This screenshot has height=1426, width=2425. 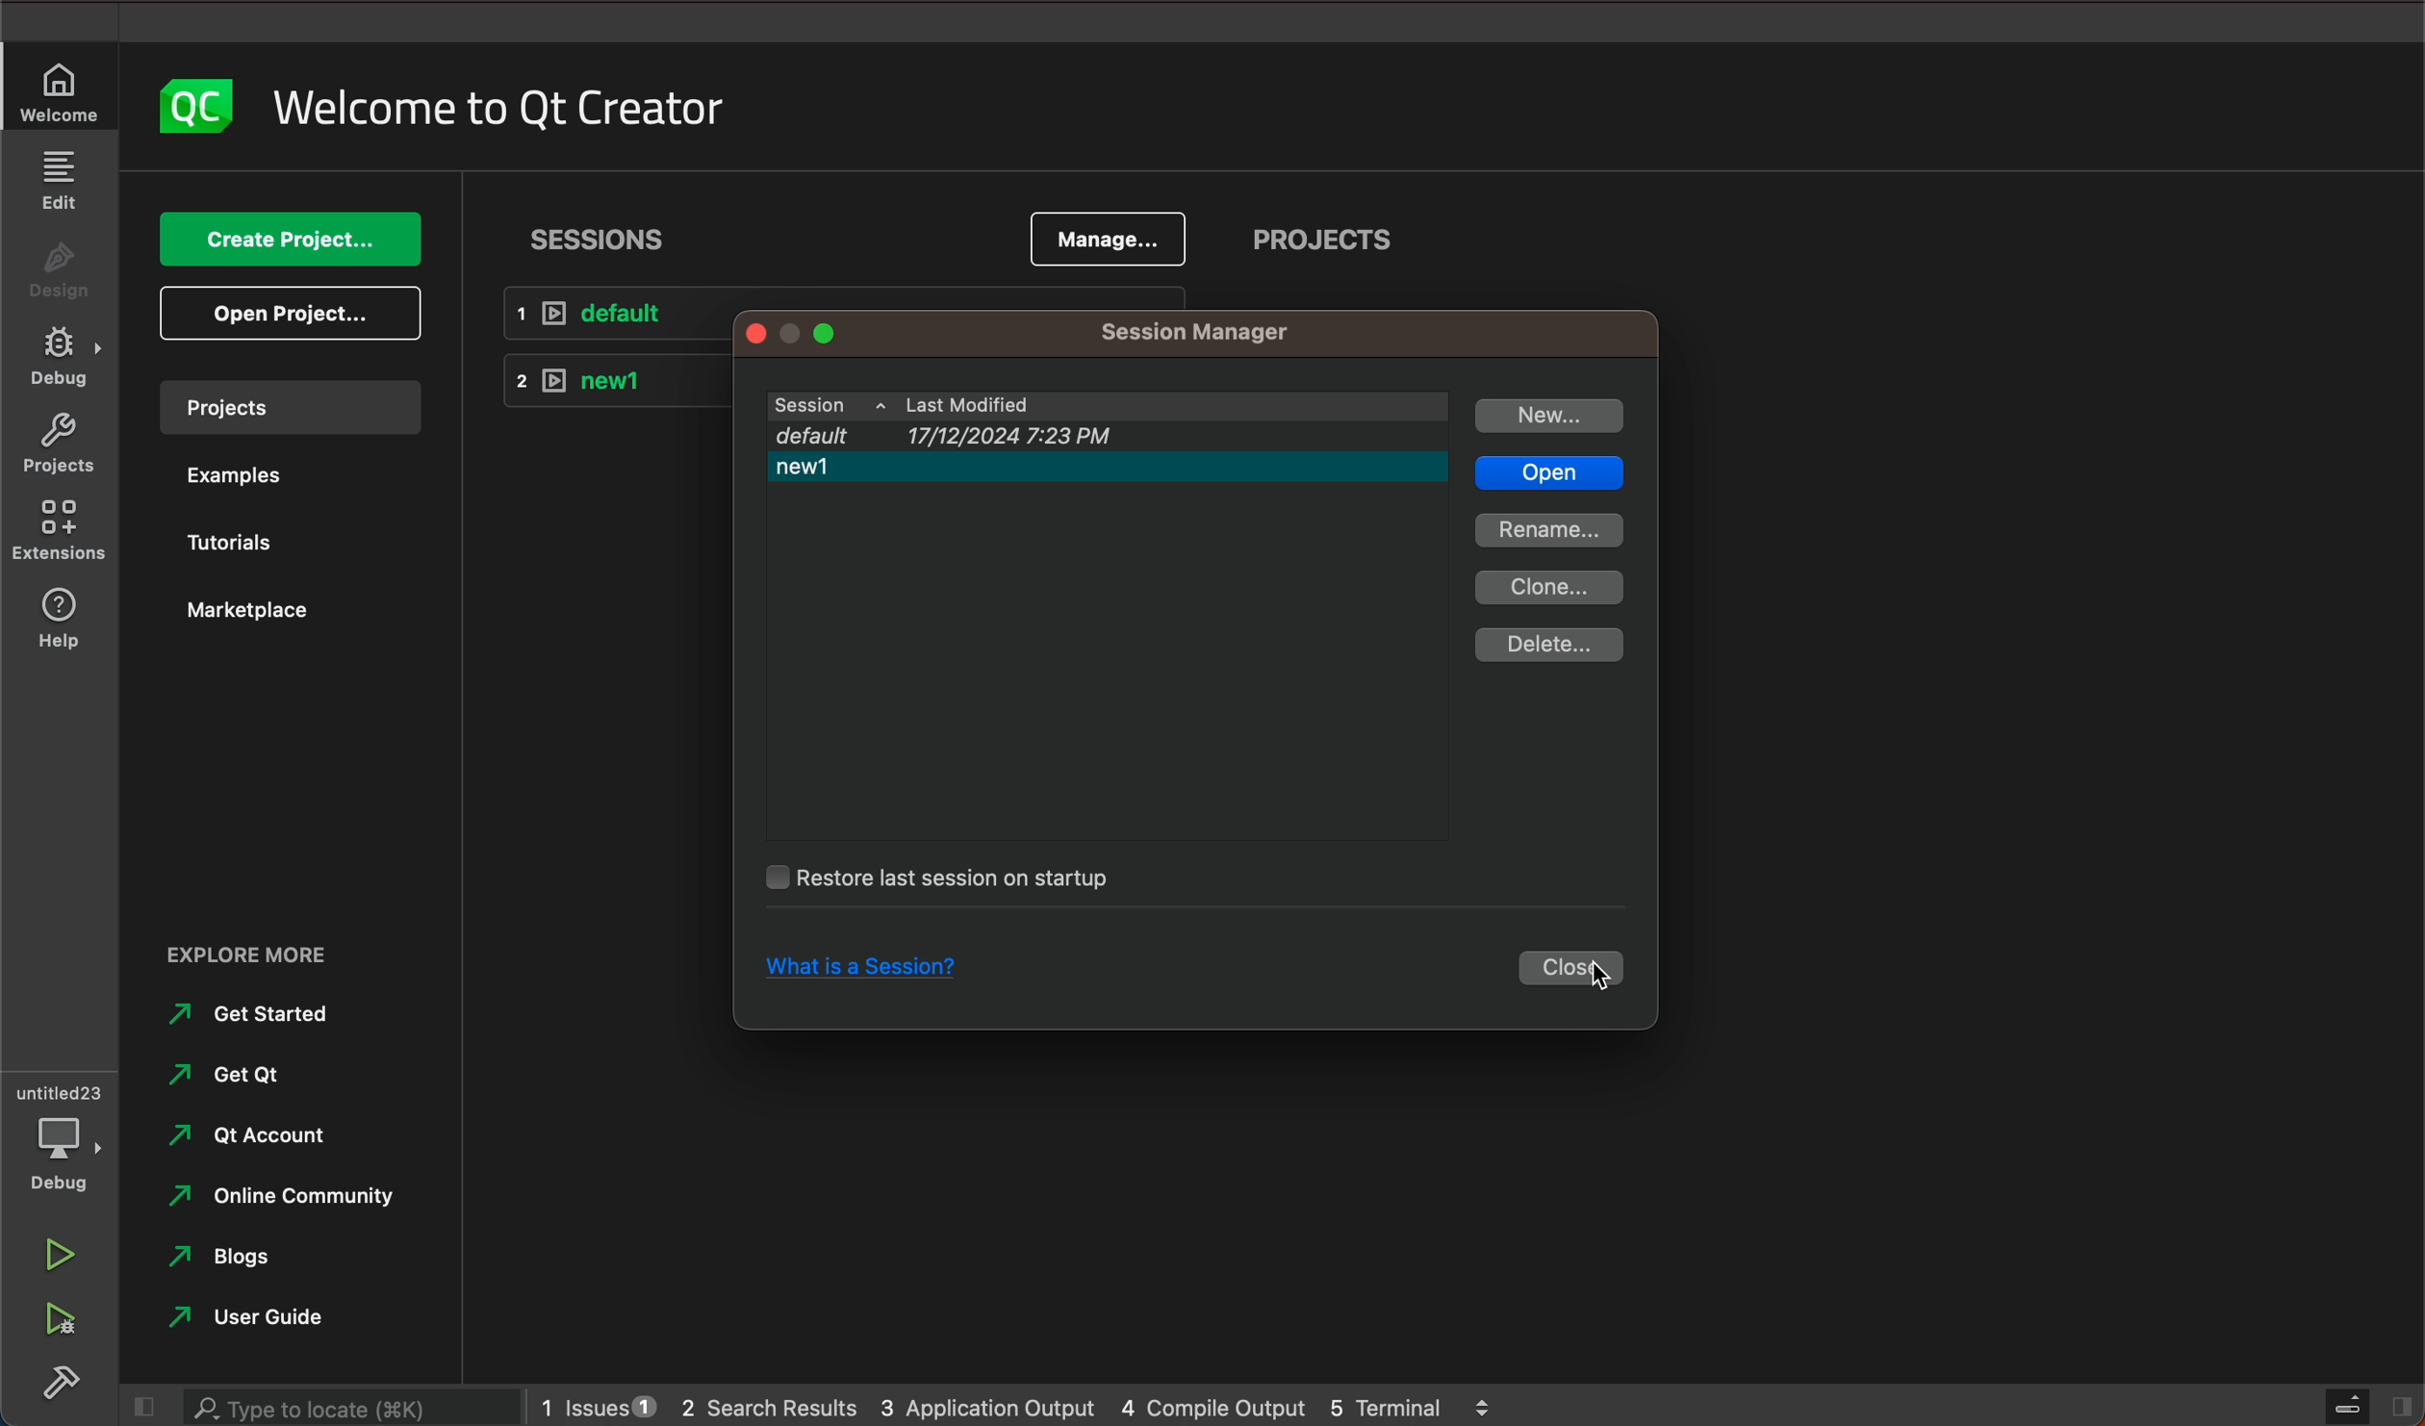 I want to click on untitles, so click(x=64, y=1090).